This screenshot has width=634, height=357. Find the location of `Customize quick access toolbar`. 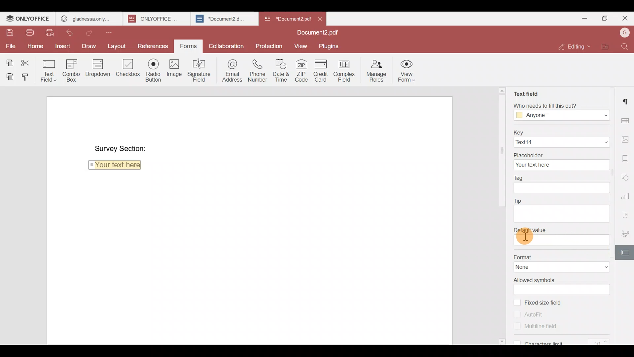

Customize quick access toolbar is located at coordinates (115, 32).